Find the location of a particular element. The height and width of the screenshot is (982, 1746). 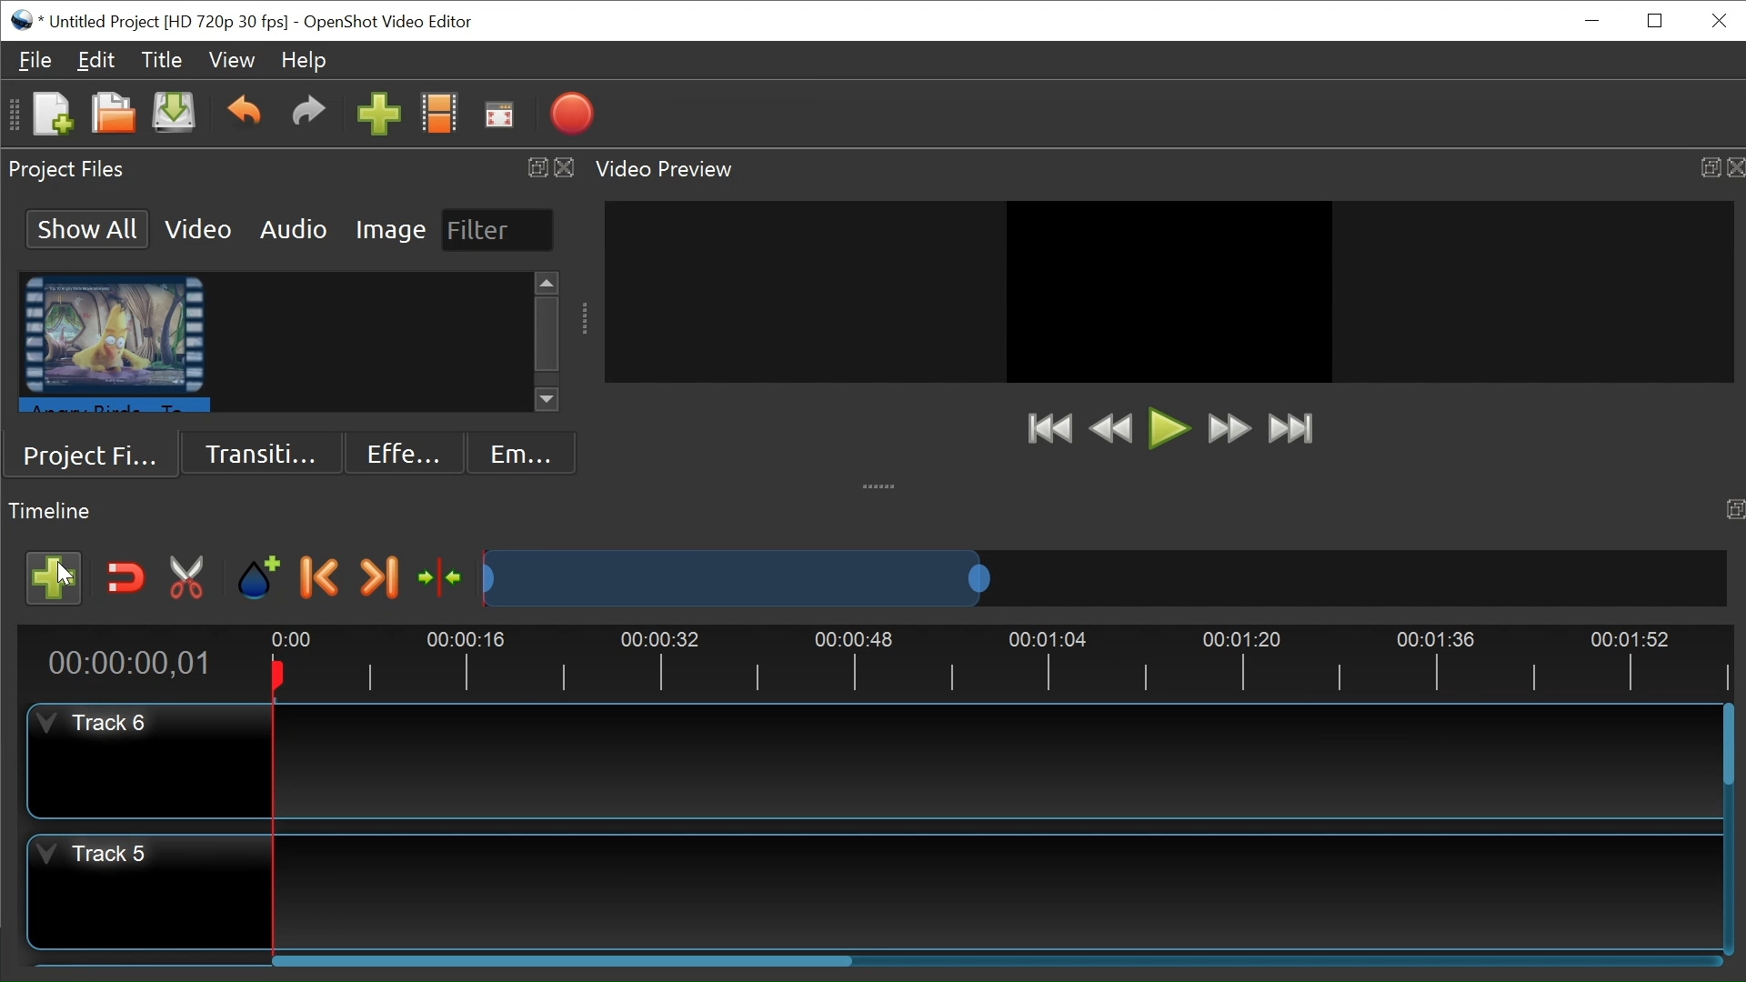

Add a marker is located at coordinates (258, 574).